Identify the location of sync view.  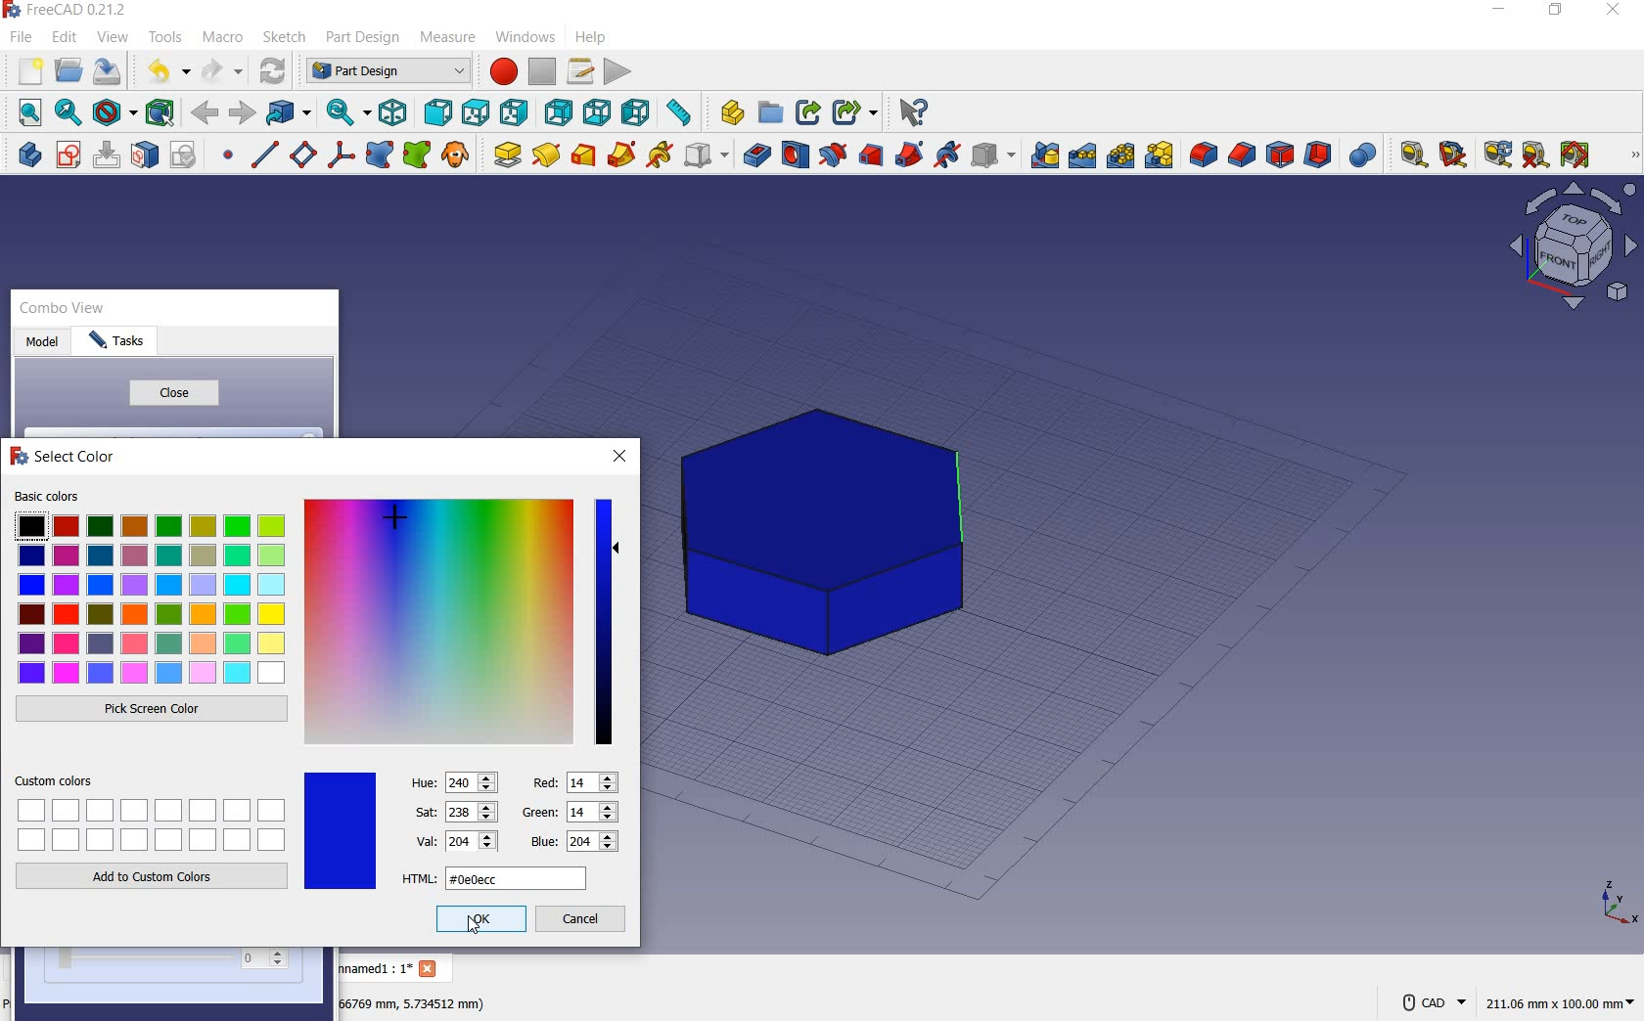
(346, 111).